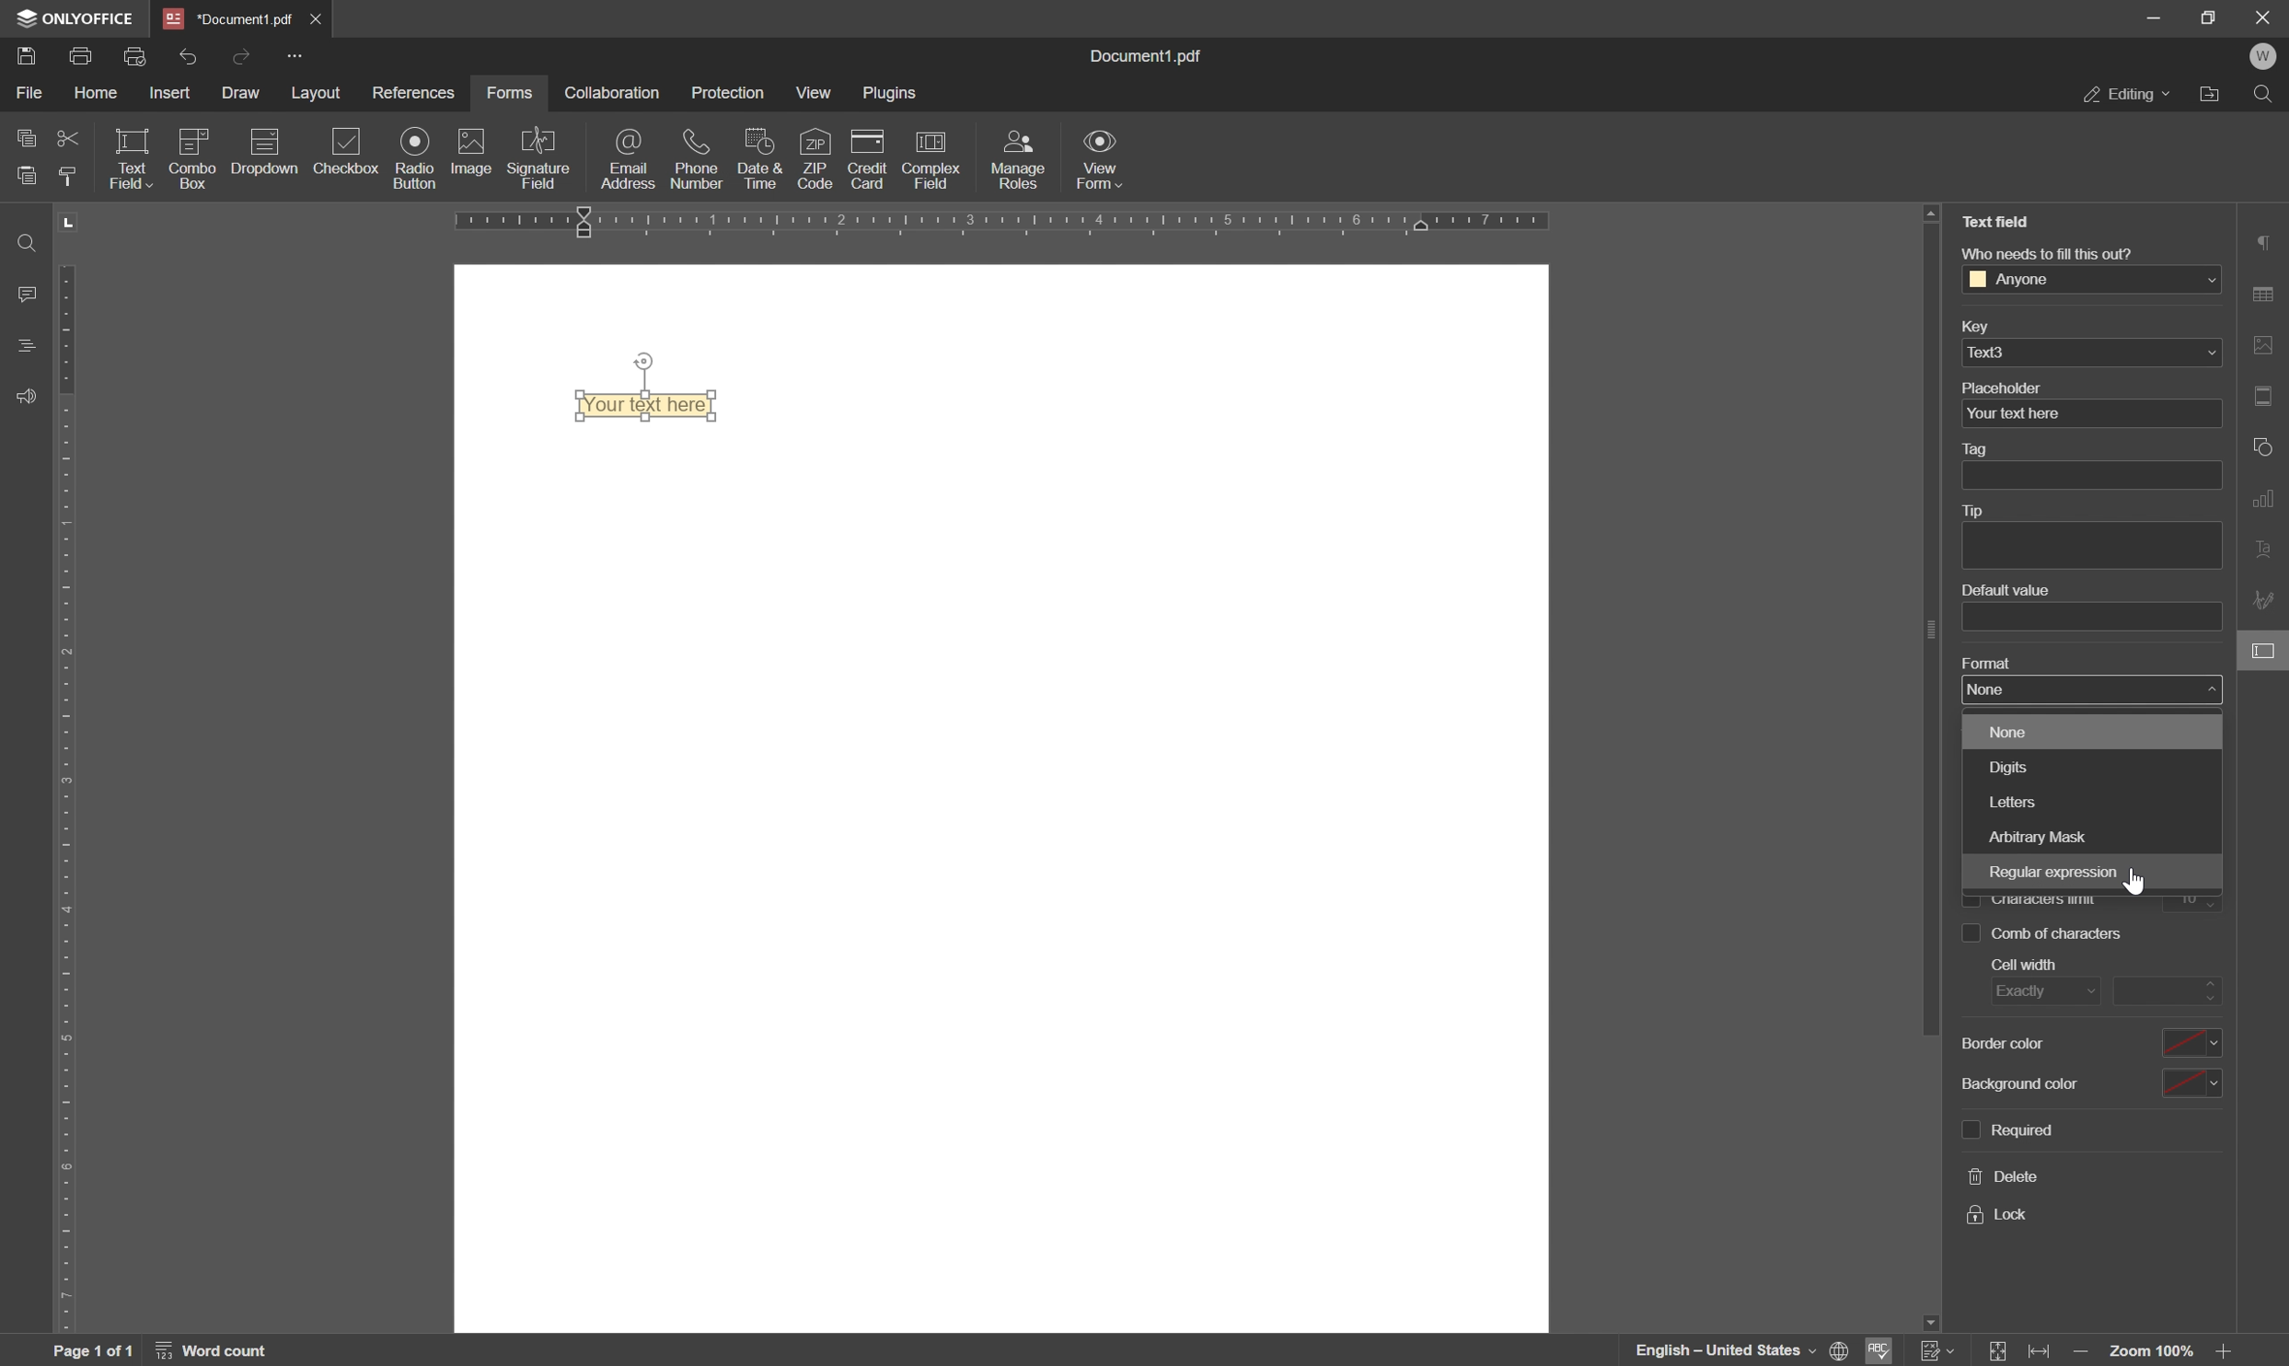 The width and height of the screenshot is (2289, 1366). Describe the element at coordinates (2084, 546) in the screenshot. I see `tip text box` at that location.